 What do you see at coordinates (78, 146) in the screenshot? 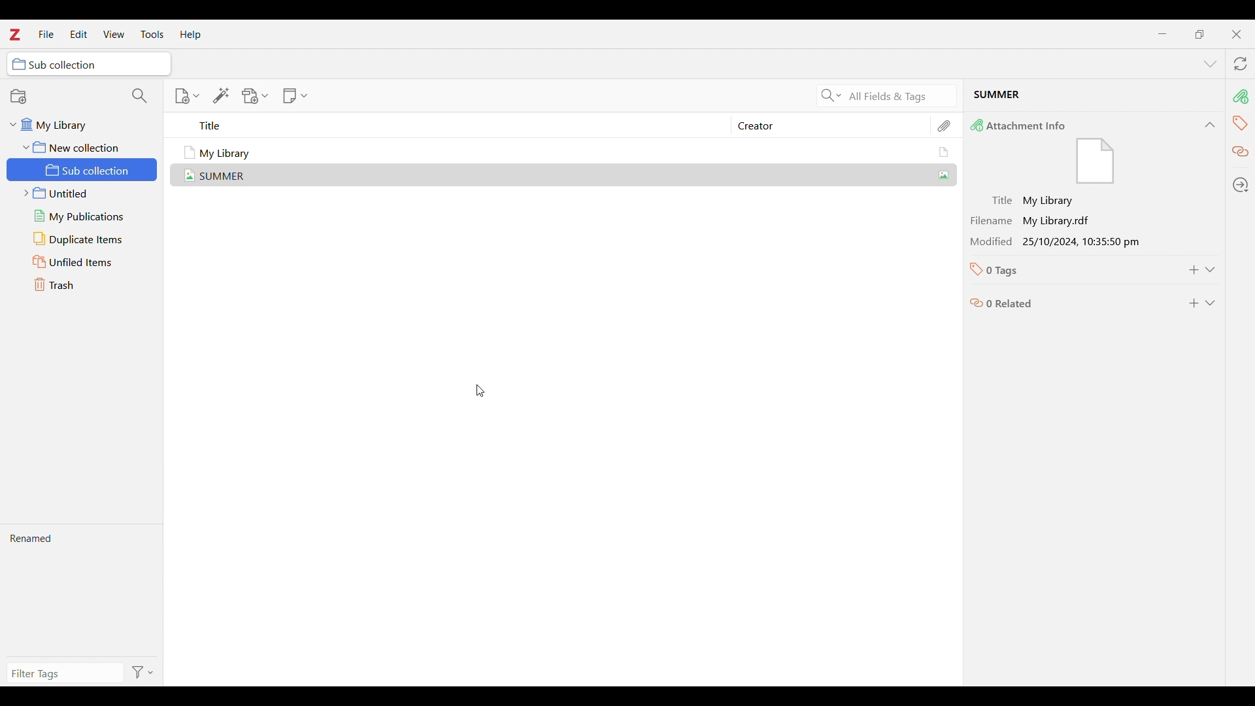
I see `New collection folder` at bounding box center [78, 146].